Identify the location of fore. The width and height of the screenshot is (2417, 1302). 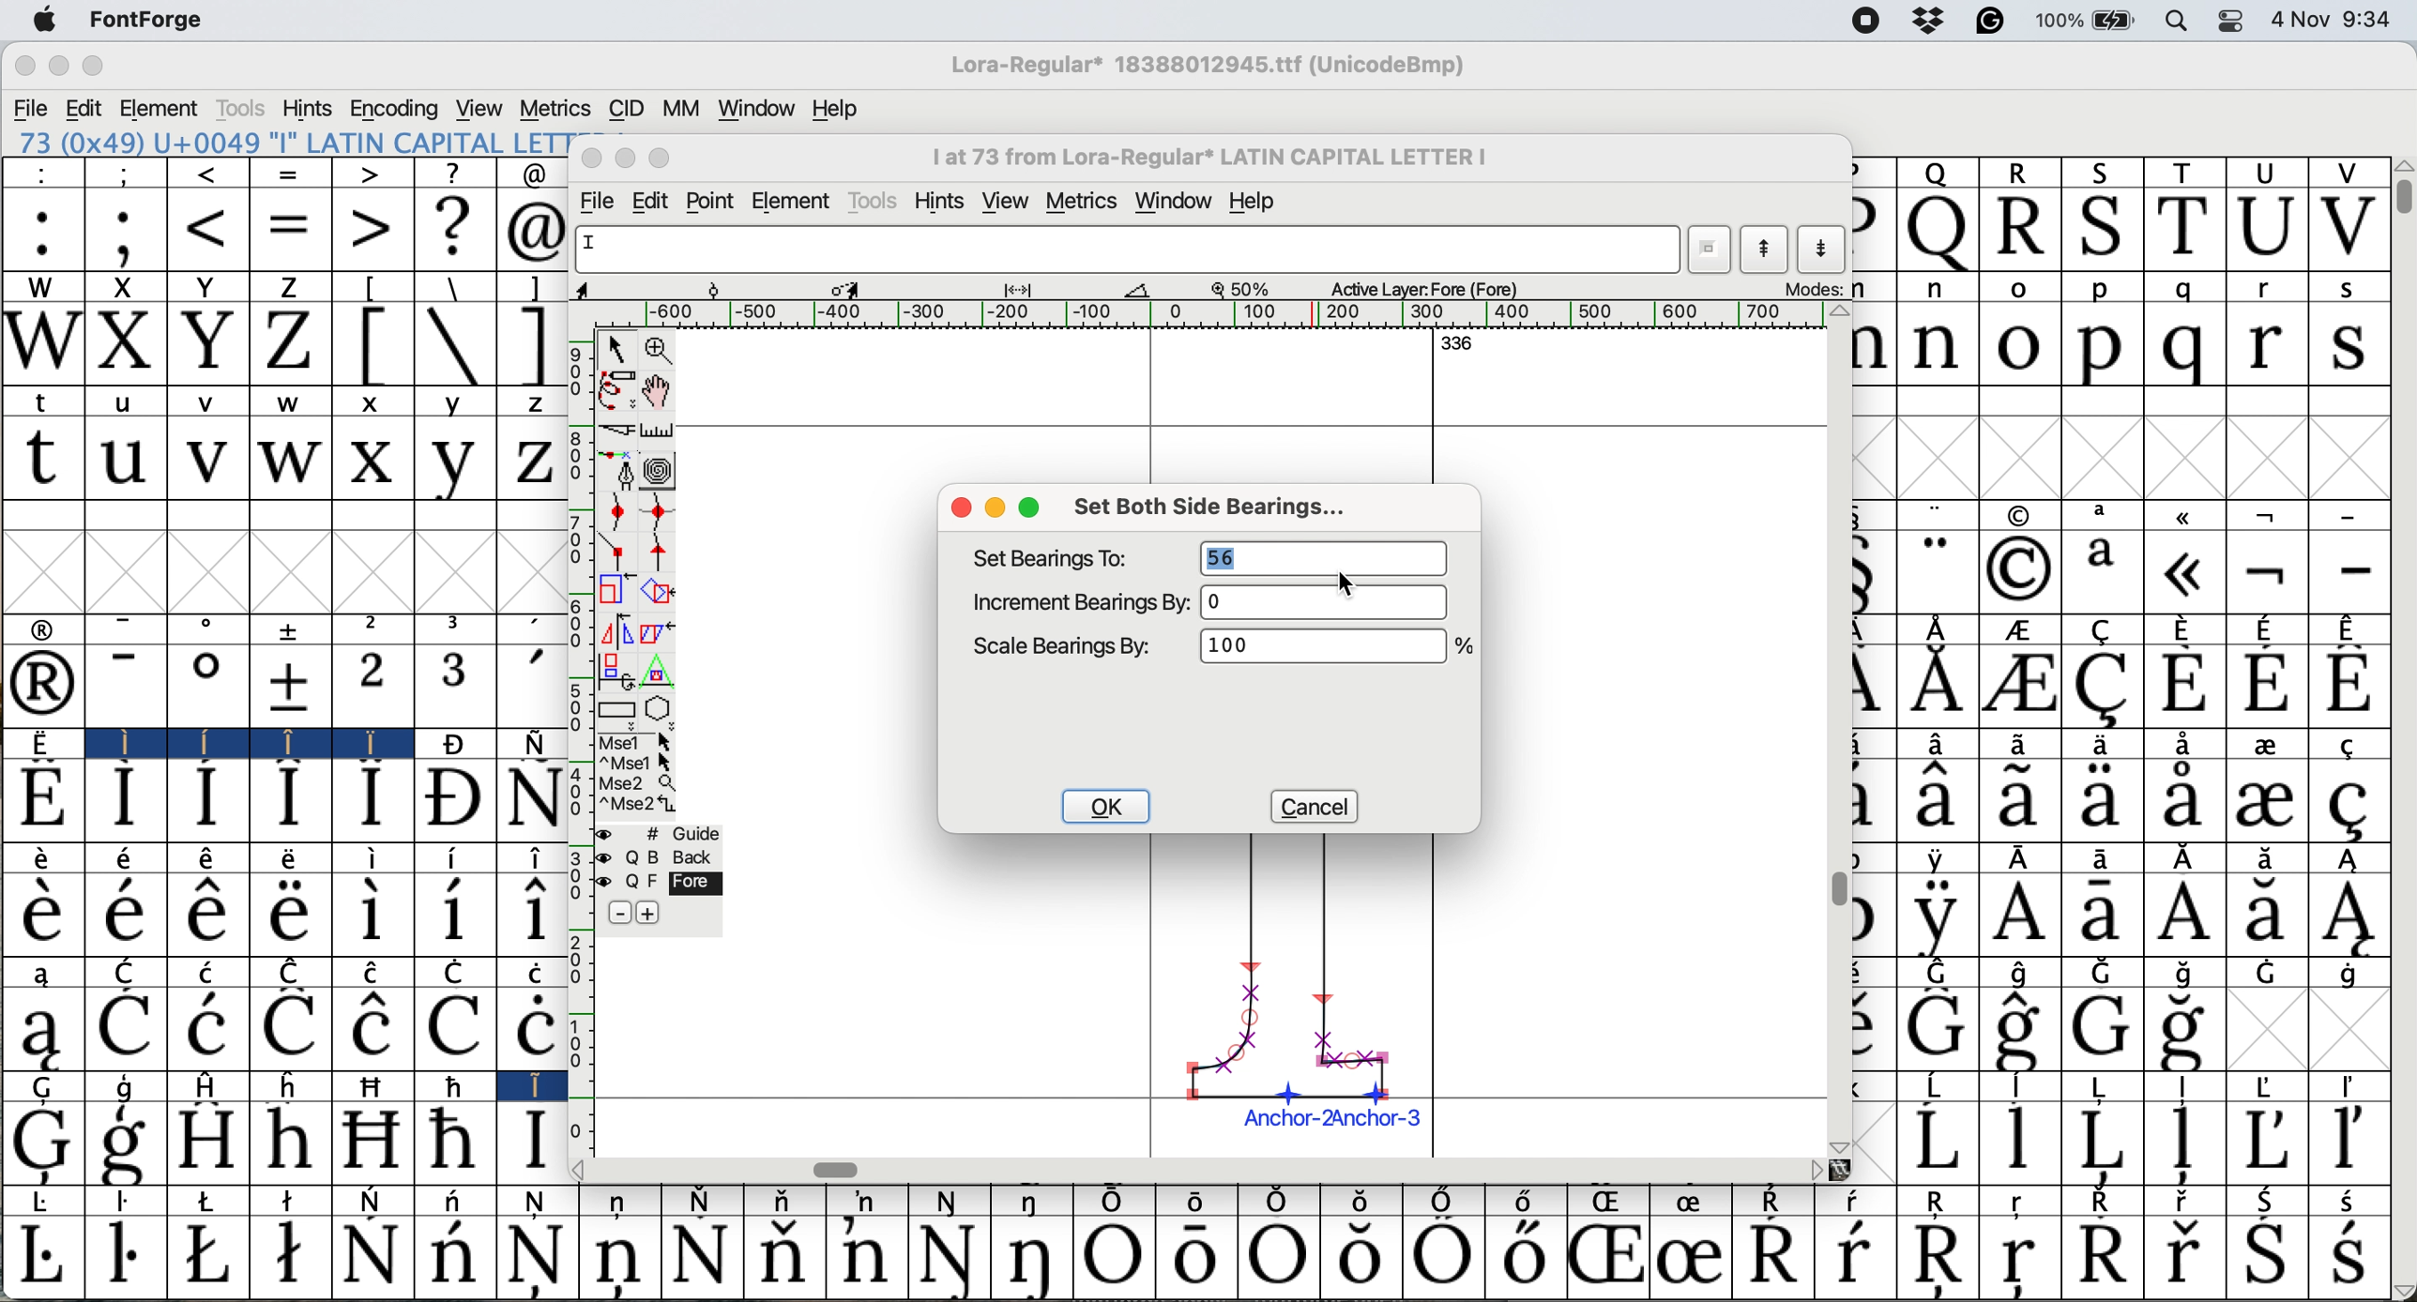
(676, 883).